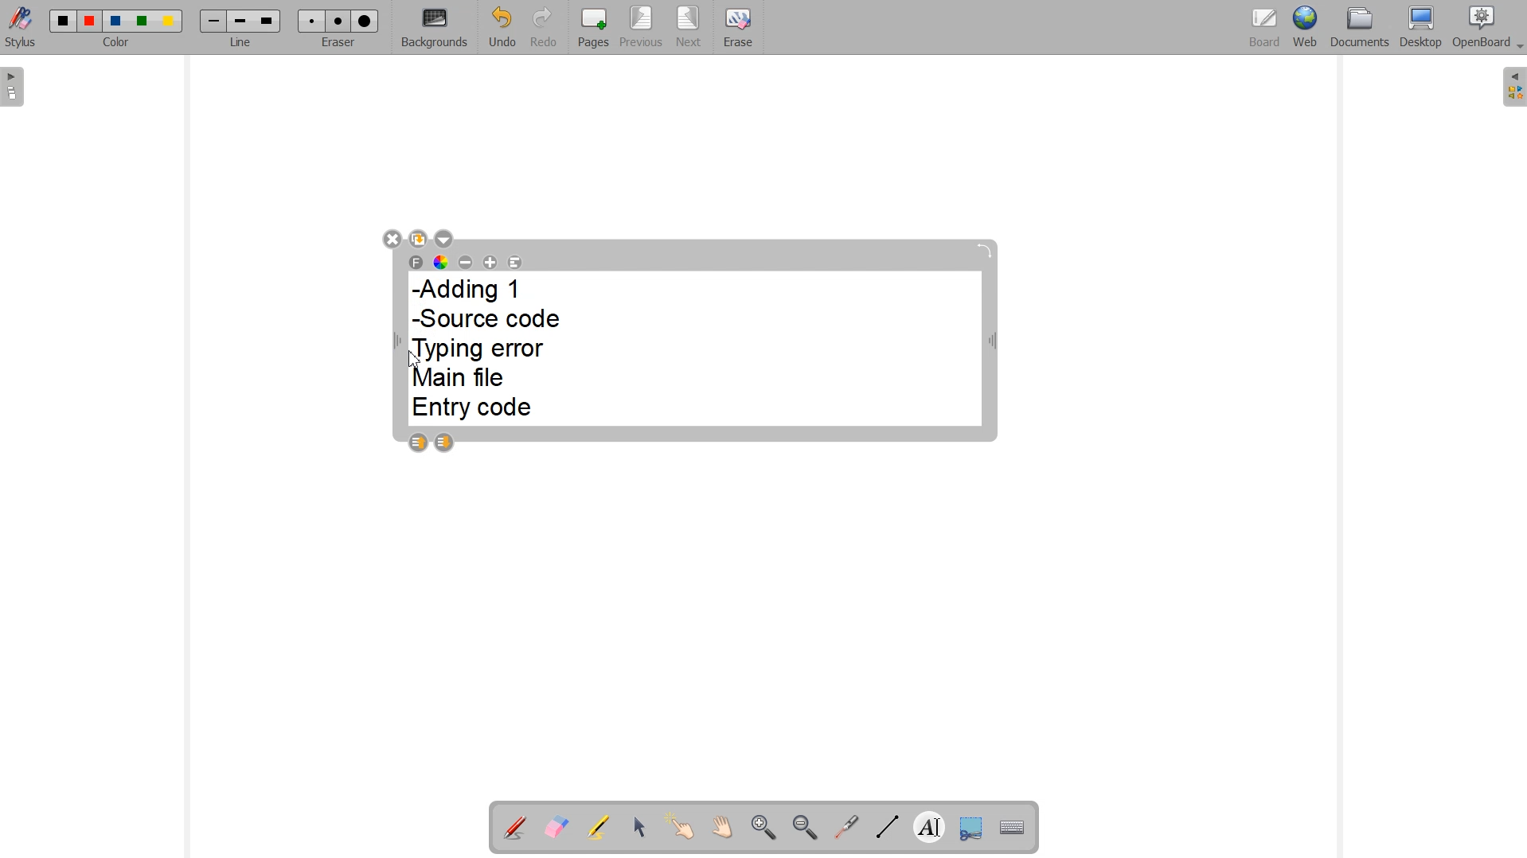 The width and height of the screenshot is (1527, 858). Describe the element at coordinates (365, 21) in the screenshot. I see `Large eraser` at that location.